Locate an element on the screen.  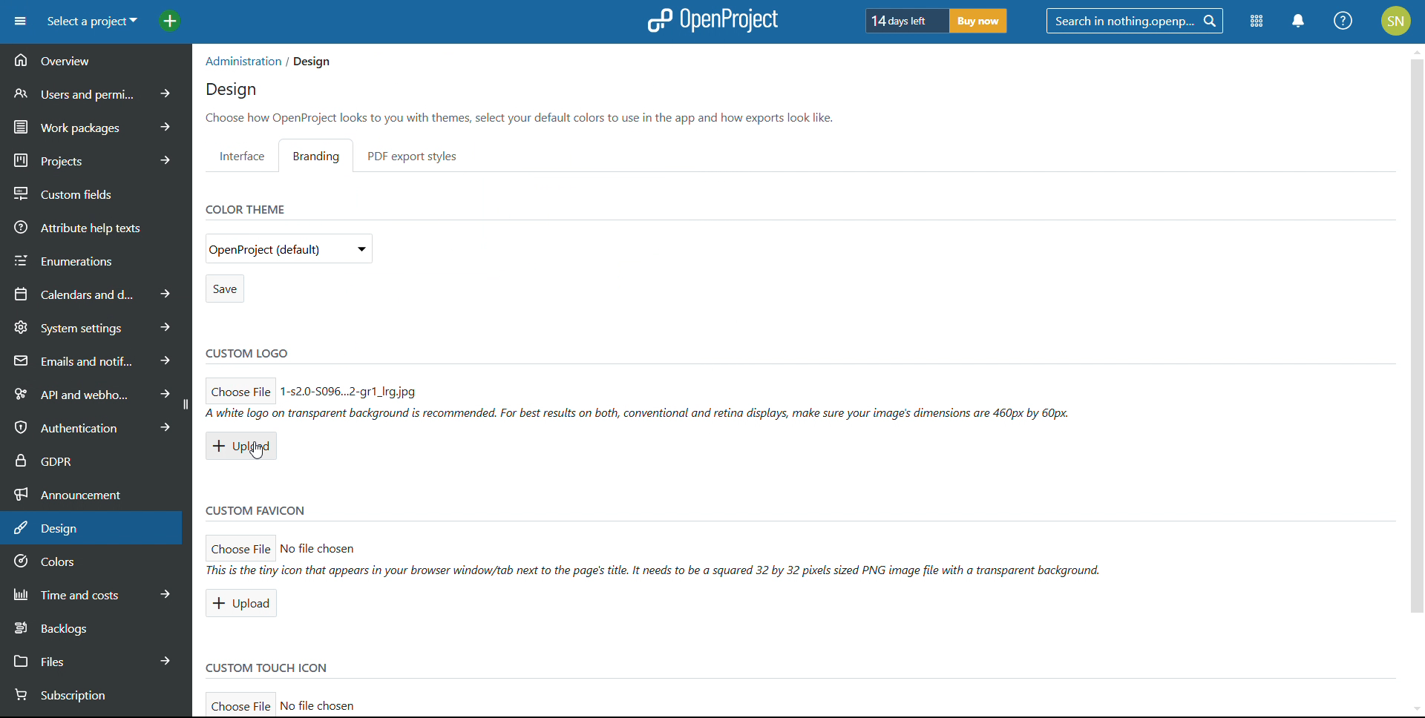
design selected is located at coordinates (91, 528).